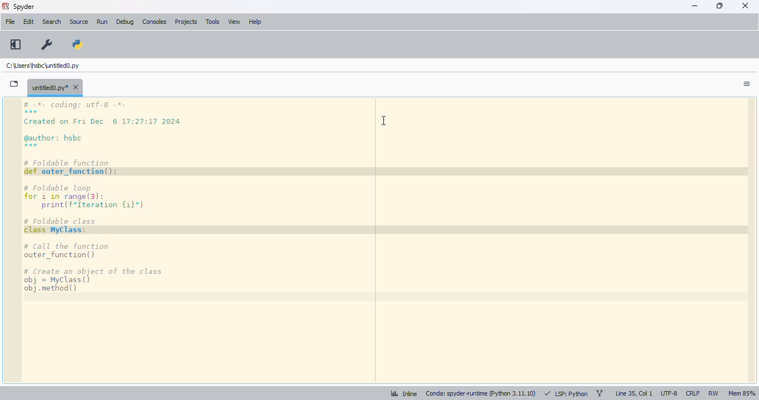 The width and height of the screenshot is (759, 400). I want to click on inline, so click(404, 394).